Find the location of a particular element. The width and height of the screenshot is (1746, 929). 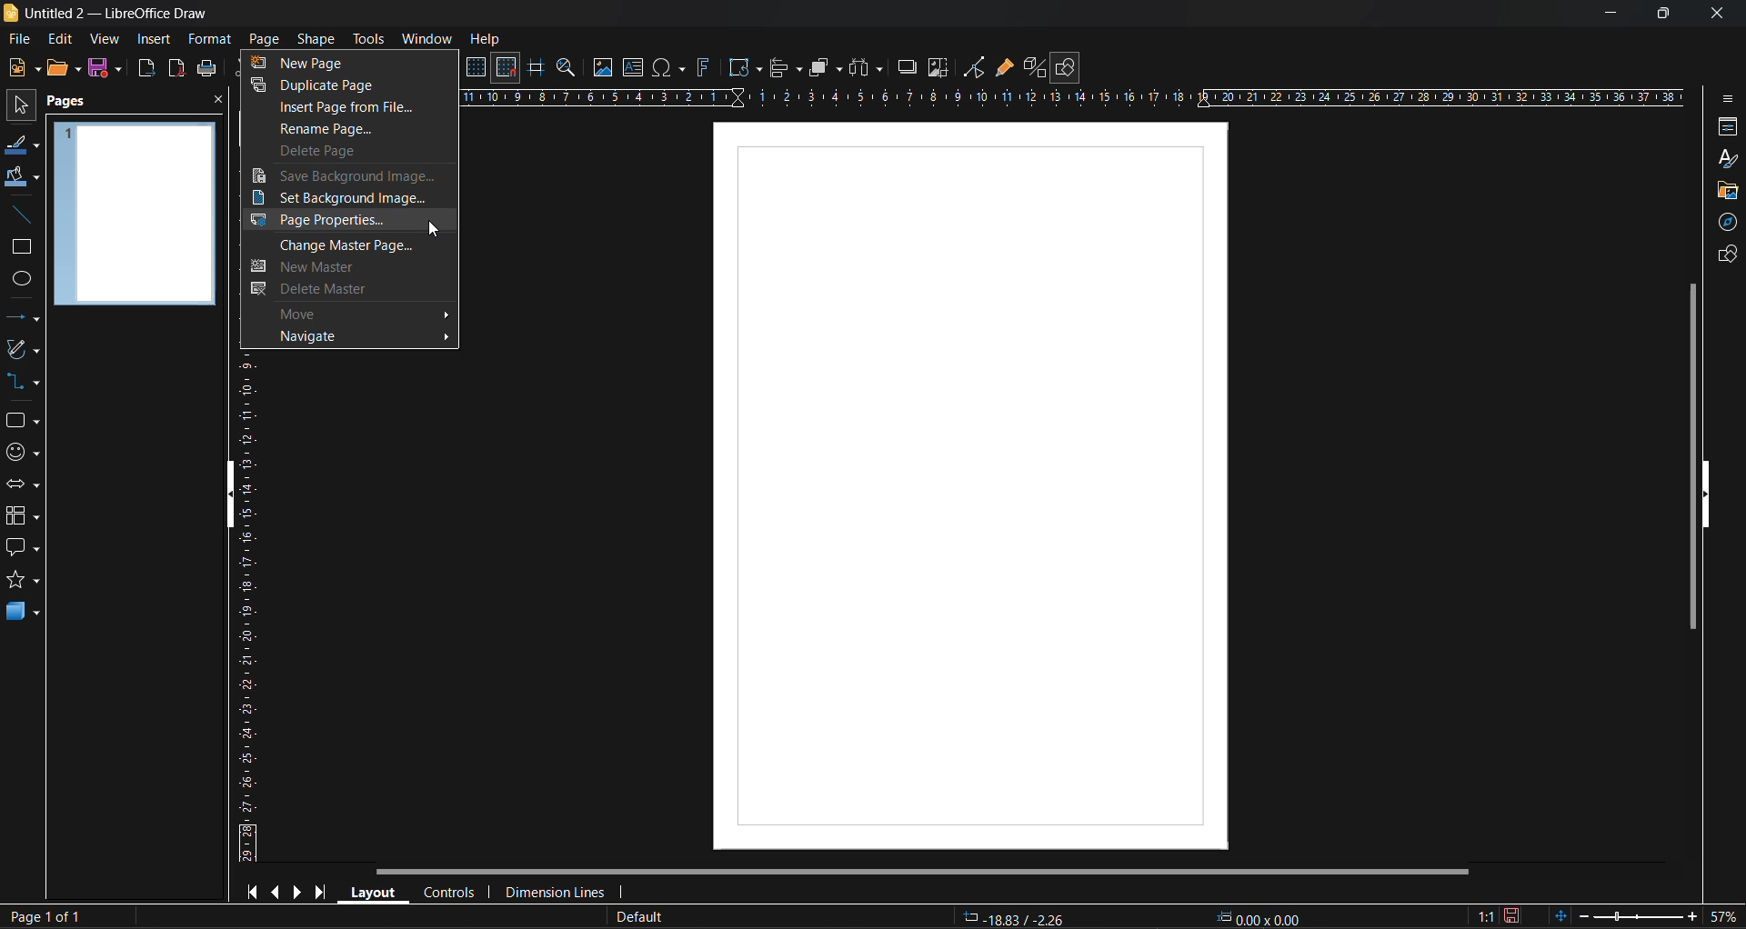

zoom slider is located at coordinates (1630, 917).